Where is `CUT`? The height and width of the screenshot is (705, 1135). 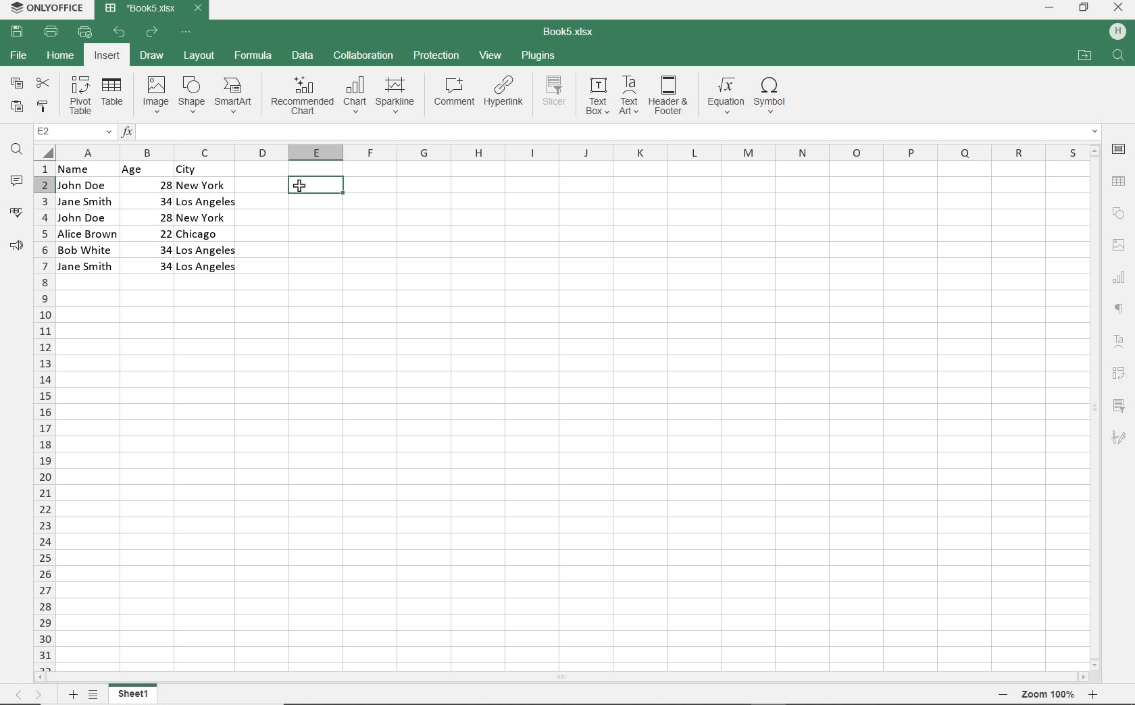 CUT is located at coordinates (44, 82).